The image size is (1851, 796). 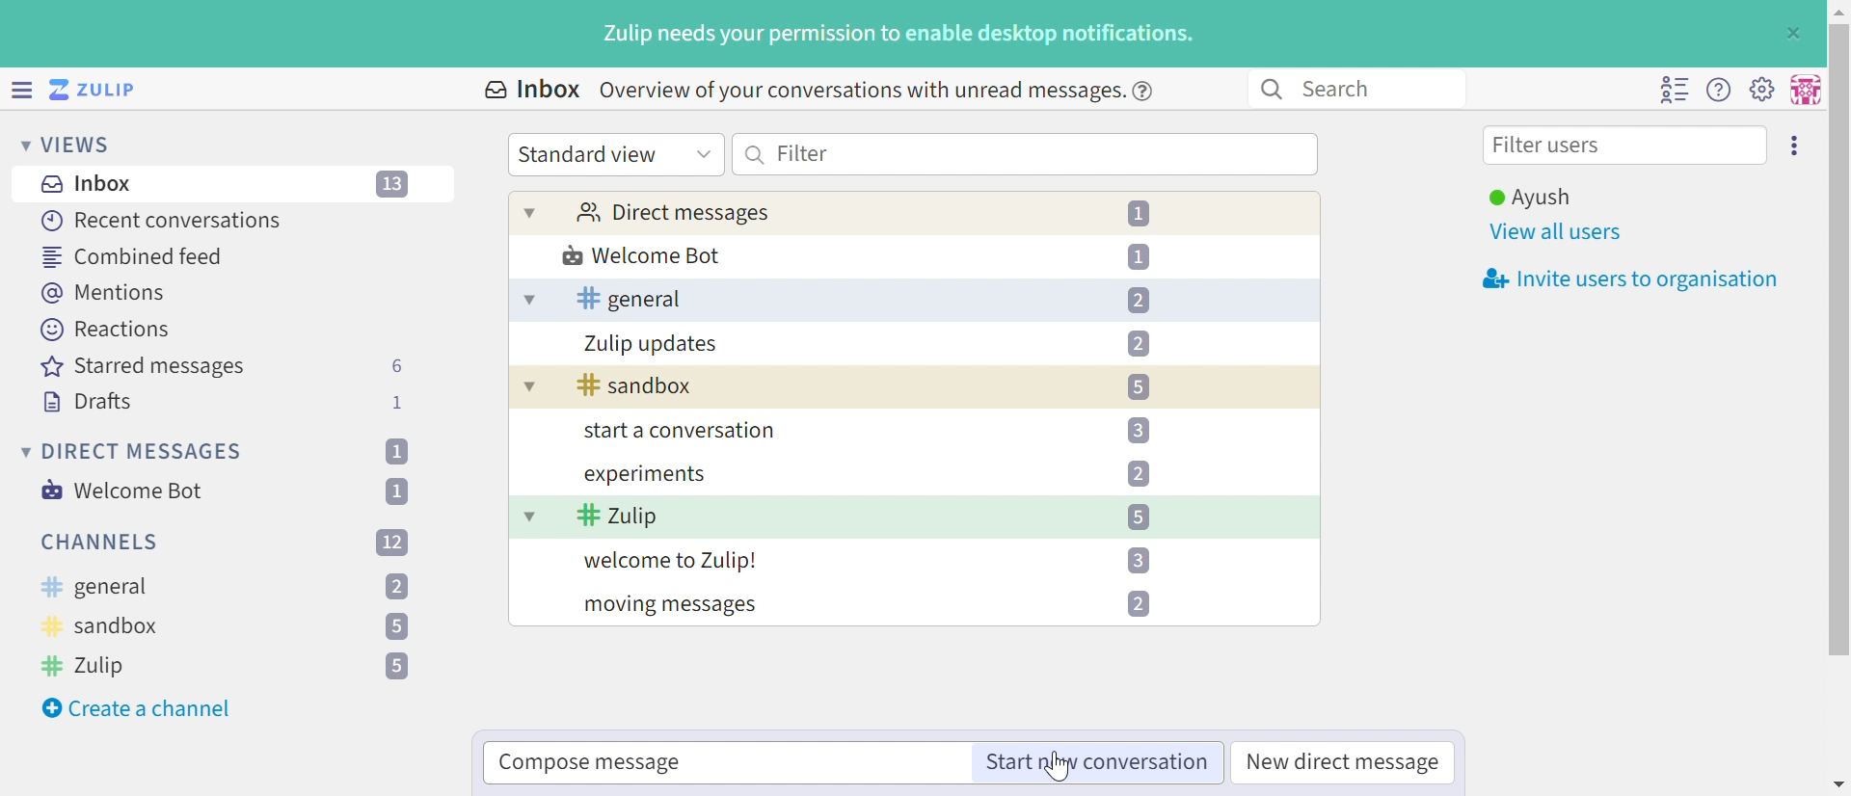 I want to click on Search, so click(x=1270, y=90).